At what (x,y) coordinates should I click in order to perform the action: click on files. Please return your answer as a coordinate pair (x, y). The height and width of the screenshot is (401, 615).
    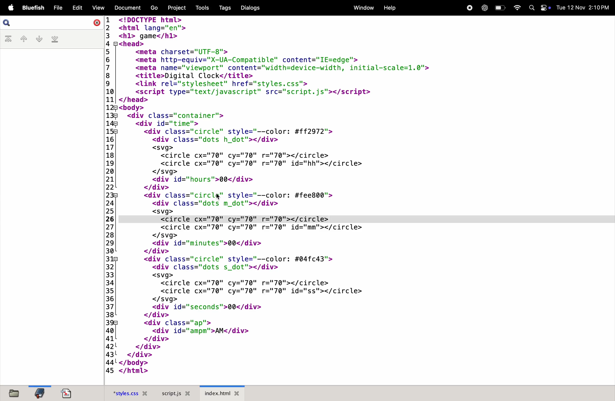
    Looking at the image, I should click on (13, 392).